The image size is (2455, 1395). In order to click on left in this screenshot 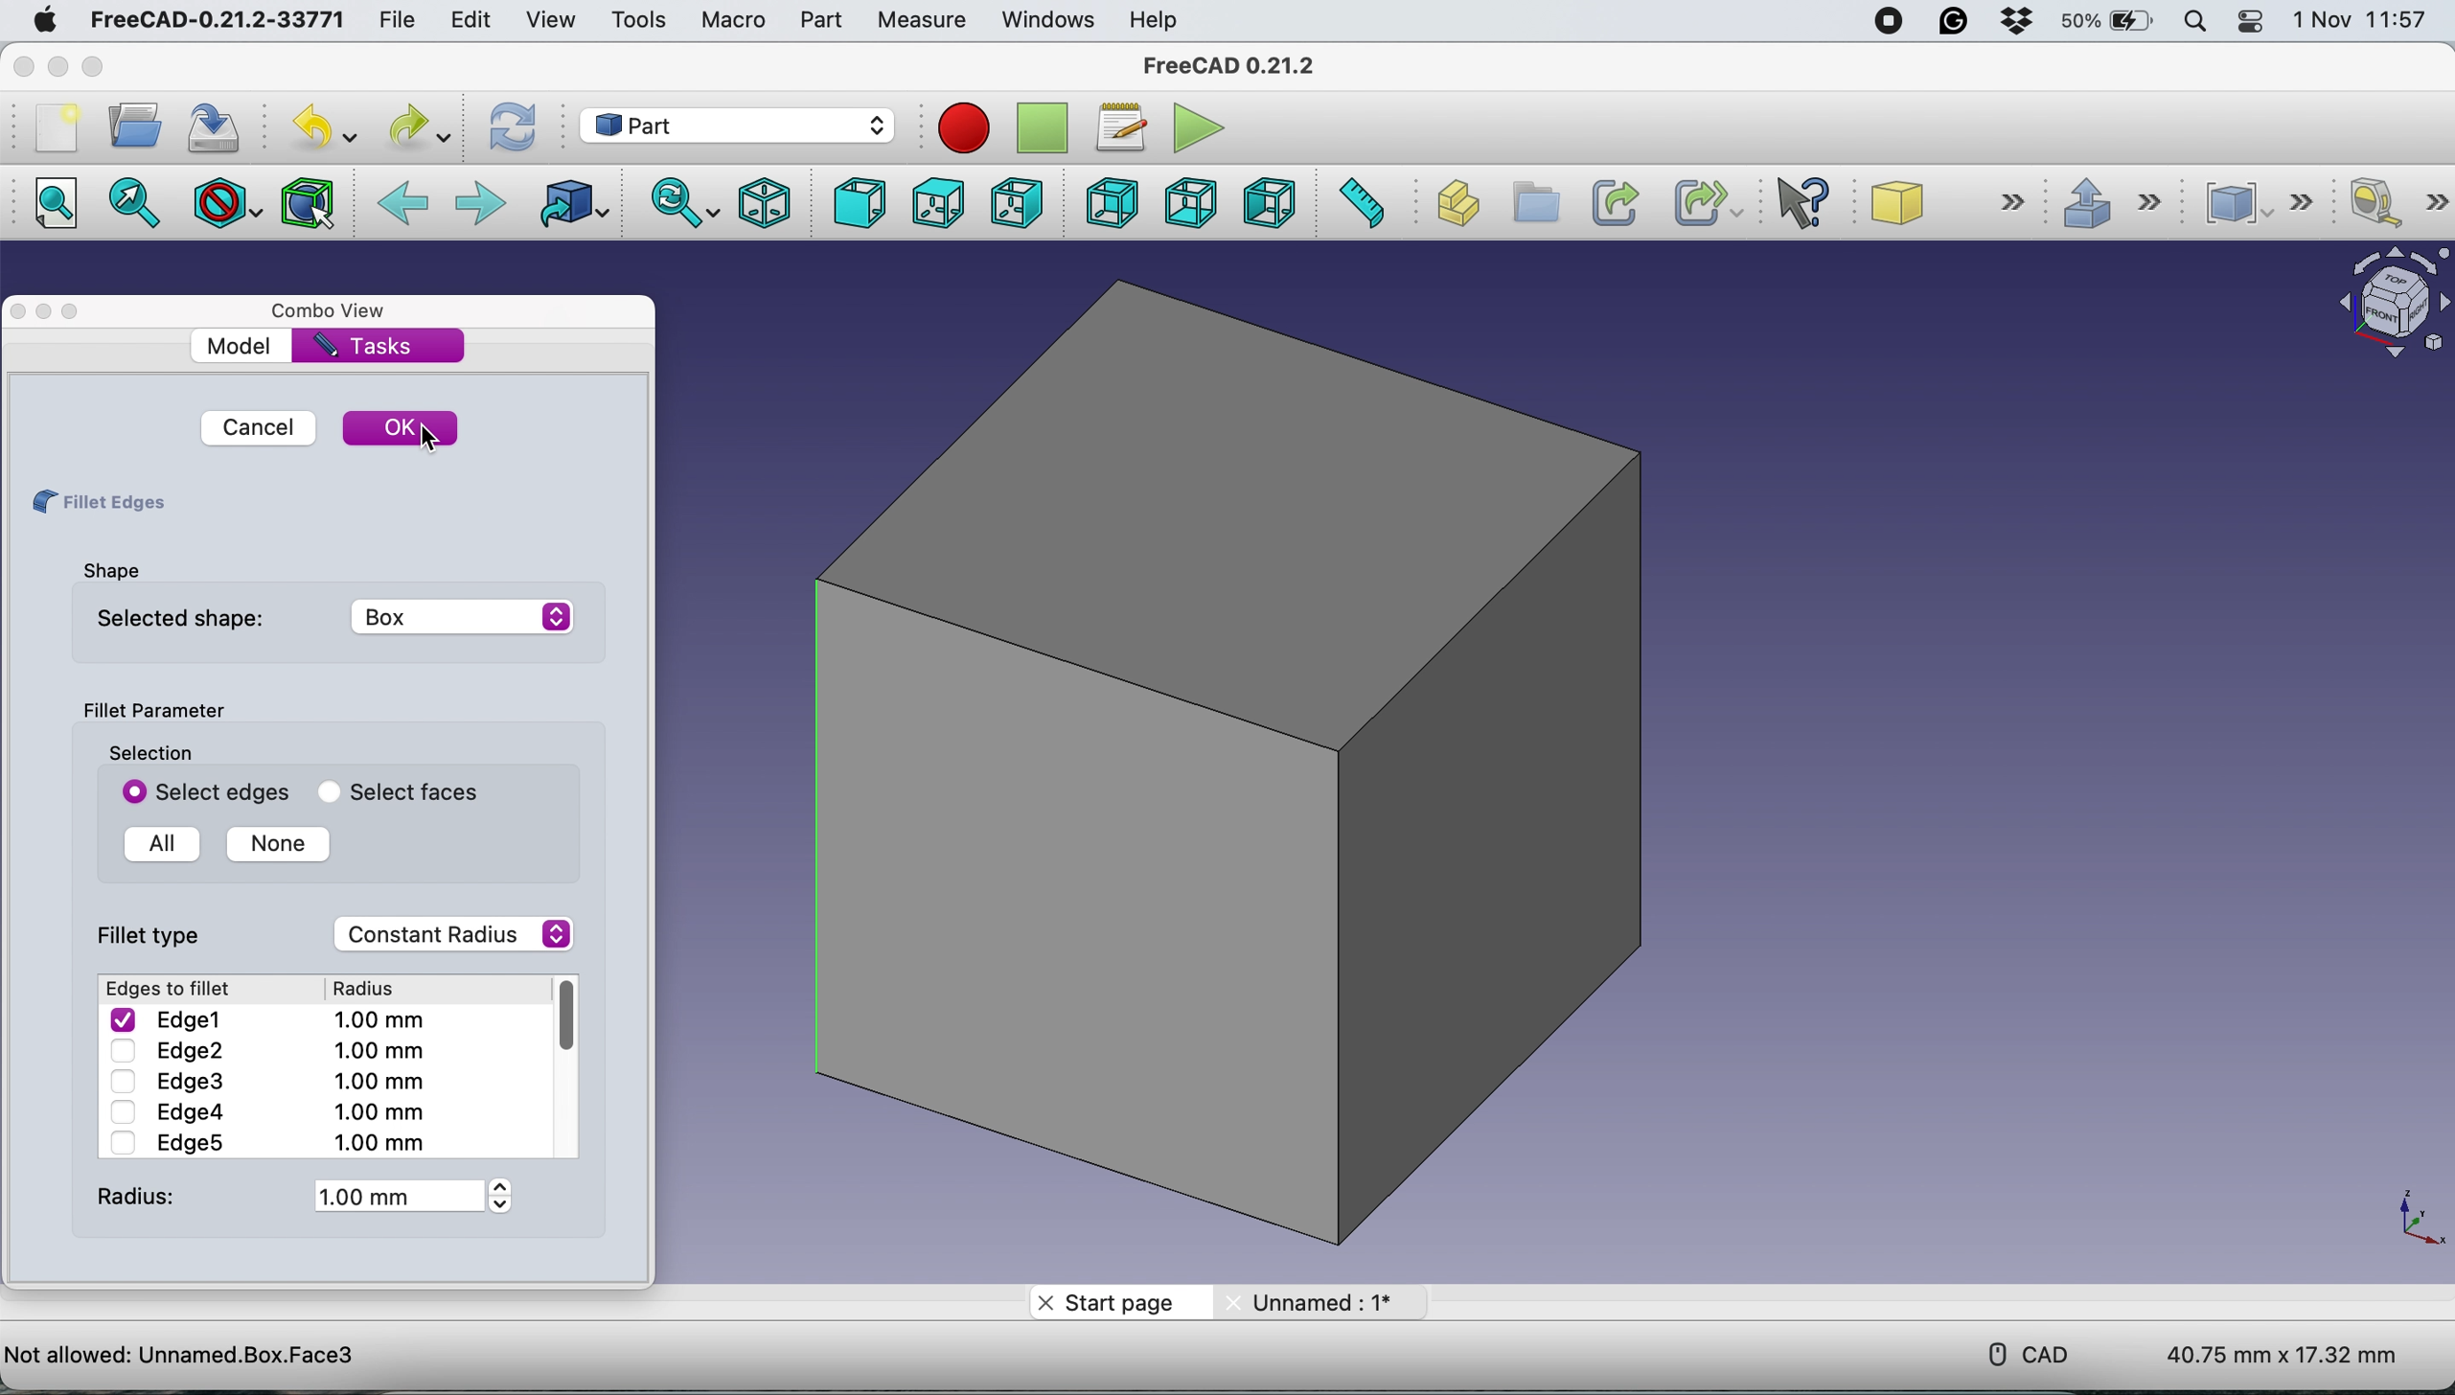, I will do `click(1268, 201)`.